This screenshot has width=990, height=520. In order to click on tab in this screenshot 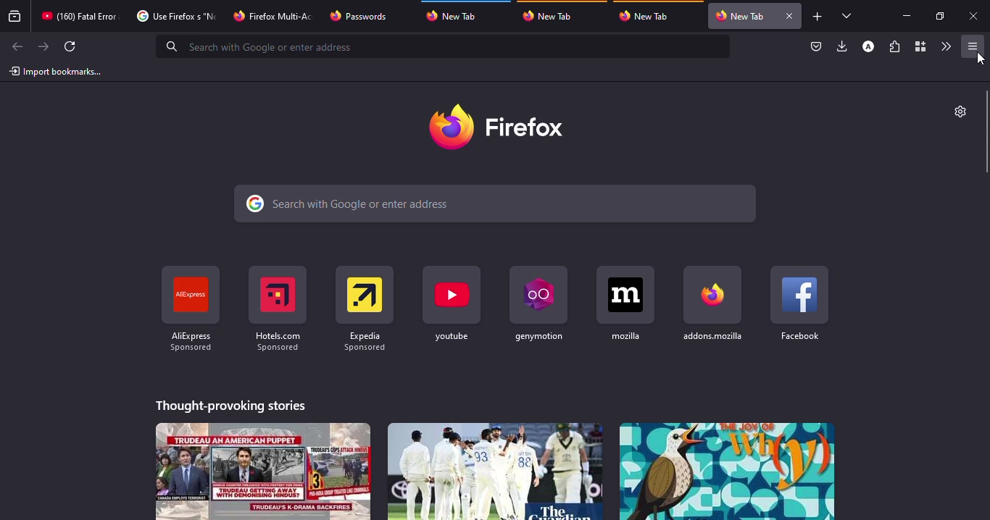, I will do `click(648, 16)`.